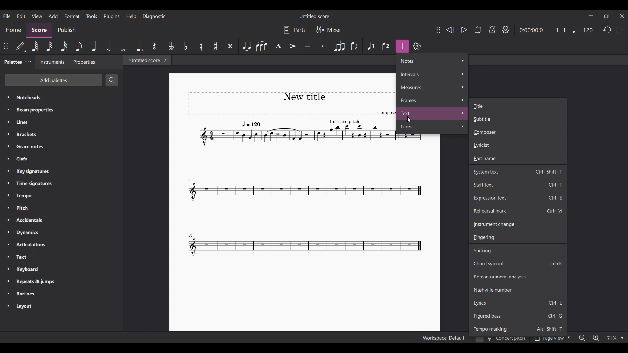 This screenshot has height=353, width=628. What do you see at coordinates (278, 46) in the screenshot?
I see `Marcato` at bounding box center [278, 46].